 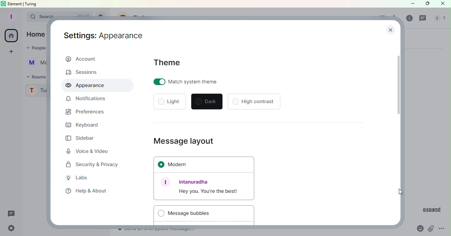 I want to click on Keyboard, so click(x=88, y=125).